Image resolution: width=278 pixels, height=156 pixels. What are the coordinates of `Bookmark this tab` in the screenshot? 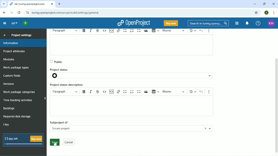 It's located at (256, 13).